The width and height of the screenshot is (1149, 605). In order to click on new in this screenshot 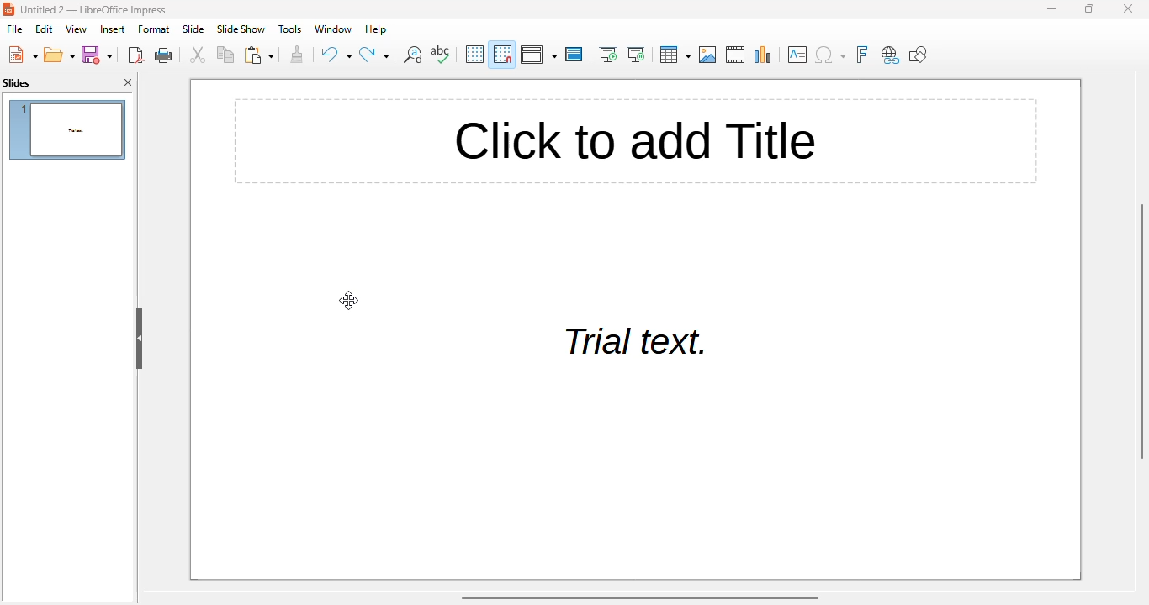, I will do `click(22, 54)`.